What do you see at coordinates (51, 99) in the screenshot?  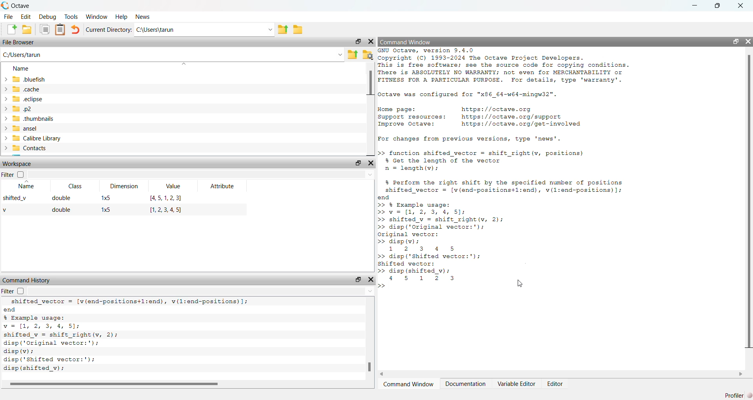 I see `.eclipse` at bounding box center [51, 99].